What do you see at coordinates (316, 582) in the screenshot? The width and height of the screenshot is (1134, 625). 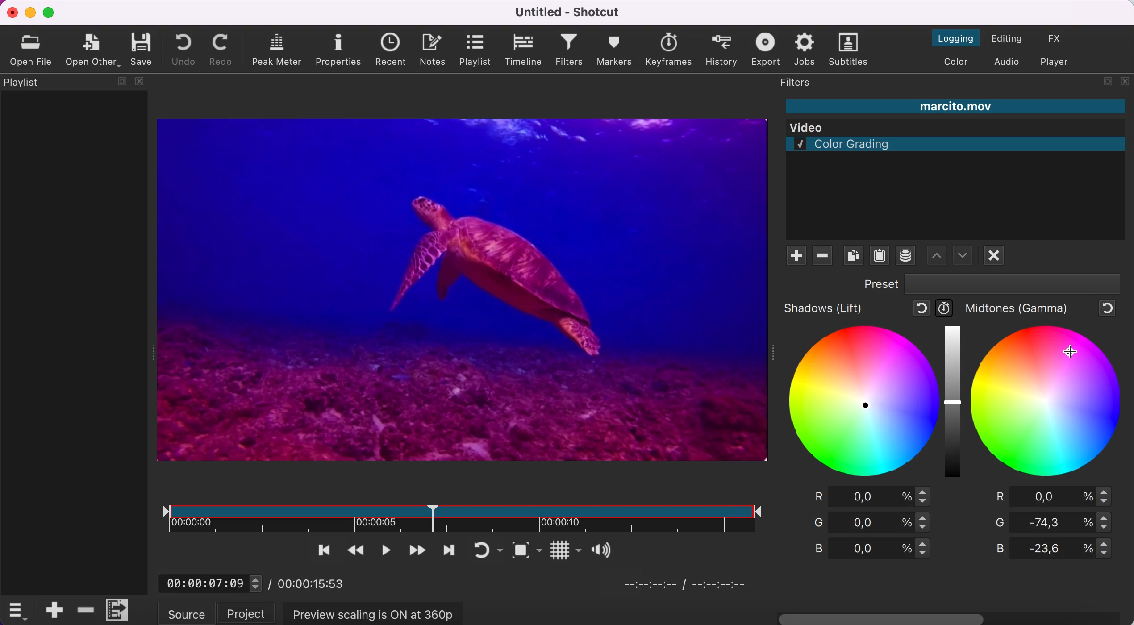 I see `00:00:15:53` at bounding box center [316, 582].